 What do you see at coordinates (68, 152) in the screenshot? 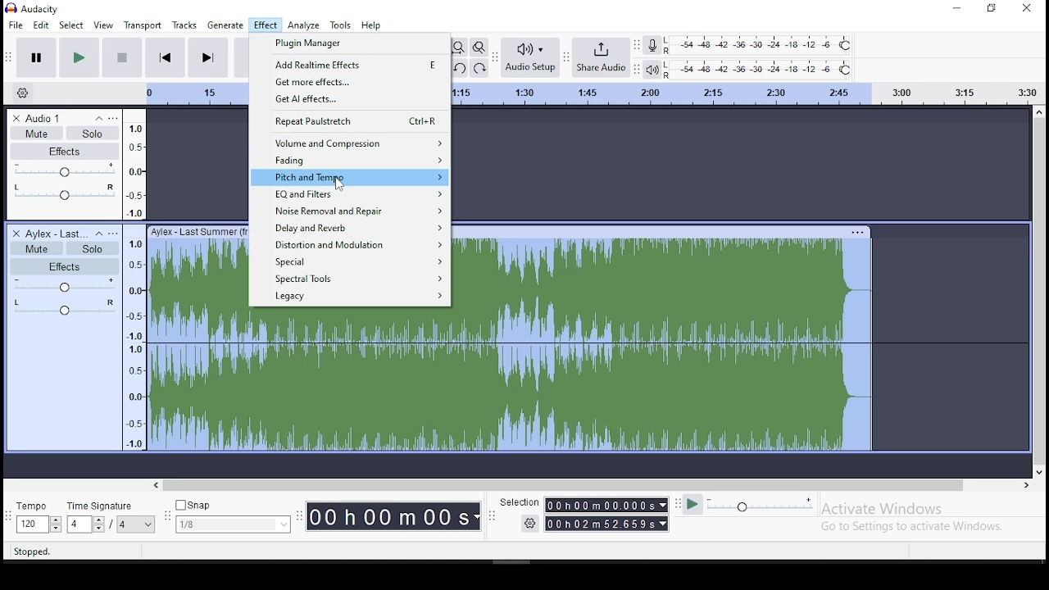
I see `effects` at bounding box center [68, 152].